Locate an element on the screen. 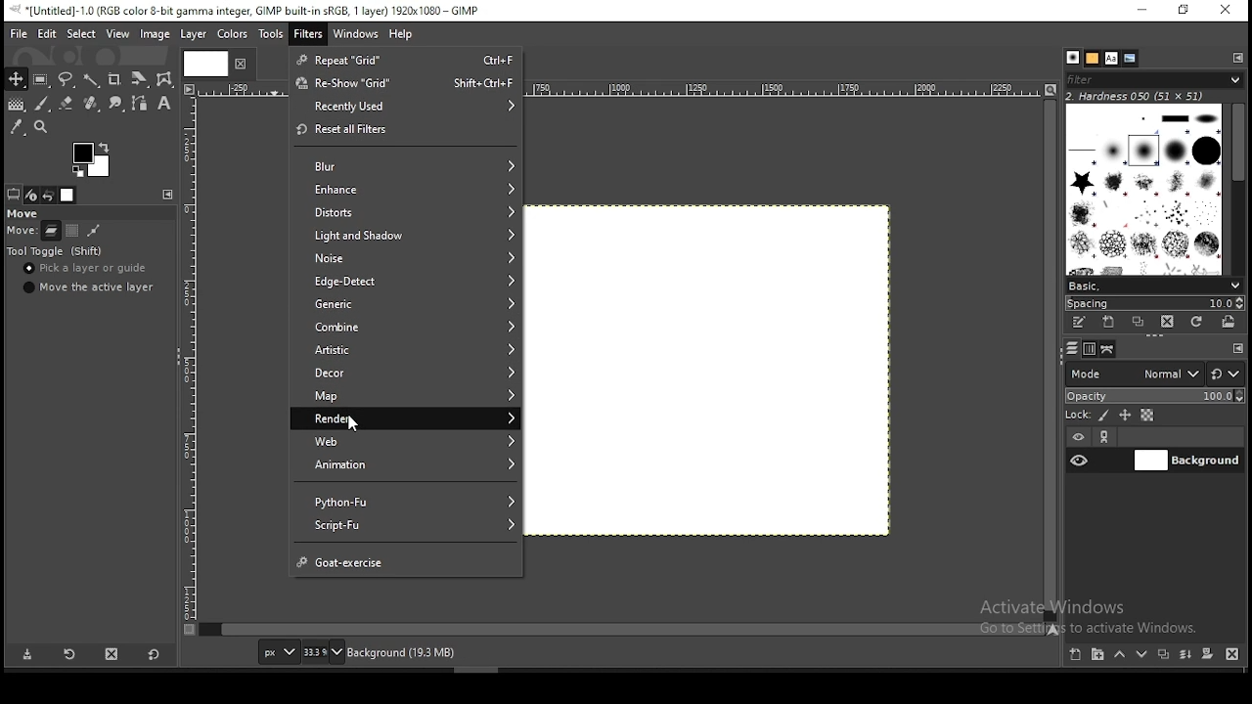 The width and height of the screenshot is (1252, 704). lock is located at coordinates (1077, 415).